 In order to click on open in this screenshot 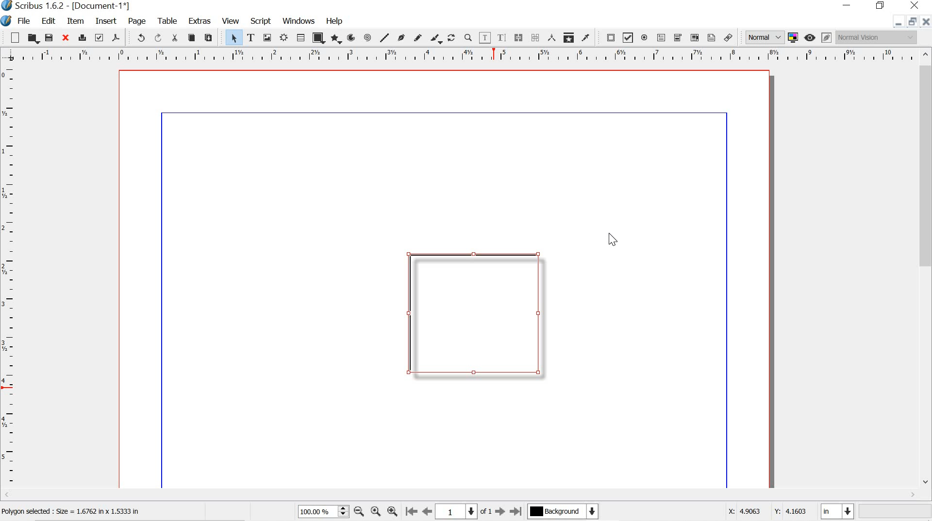, I will do `click(33, 38)`.